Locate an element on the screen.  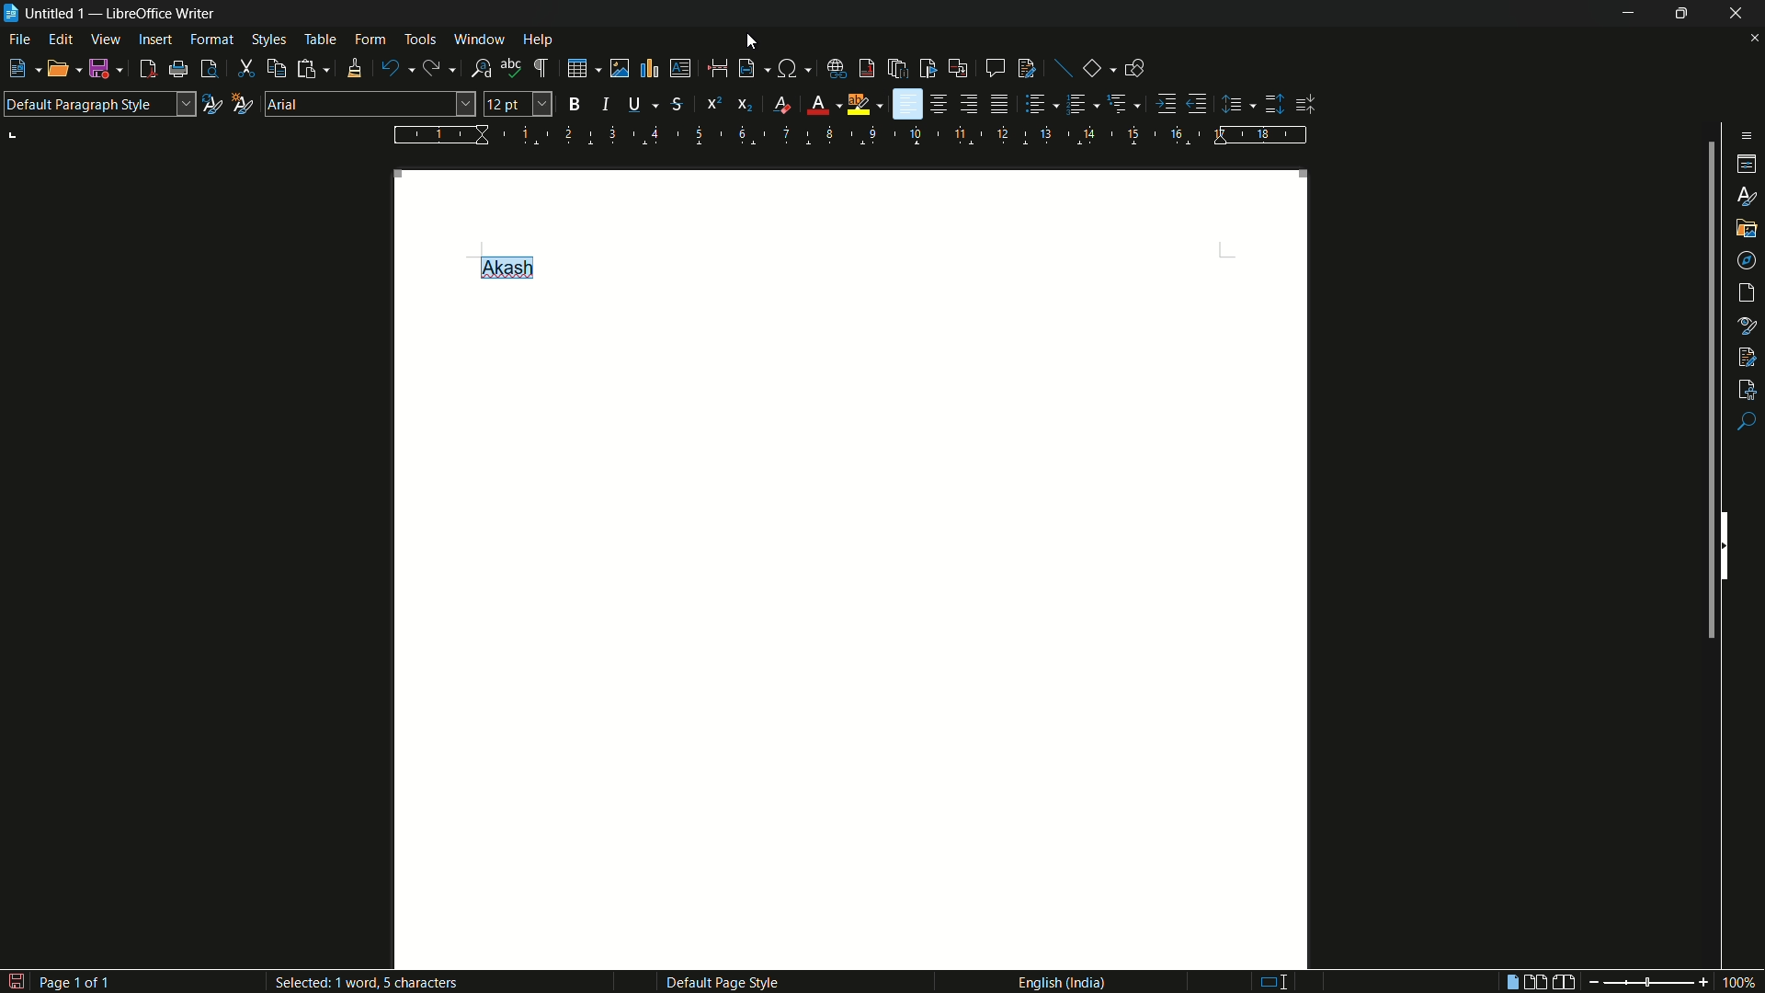
insert field is located at coordinates (746, 69).